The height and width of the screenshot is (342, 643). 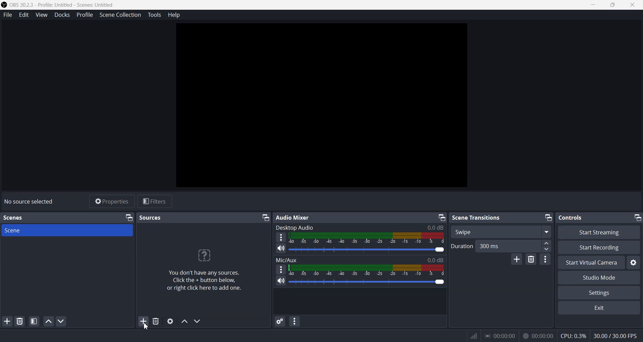 What do you see at coordinates (633, 263) in the screenshot?
I see `Settings` at bounding box center [633, 263].